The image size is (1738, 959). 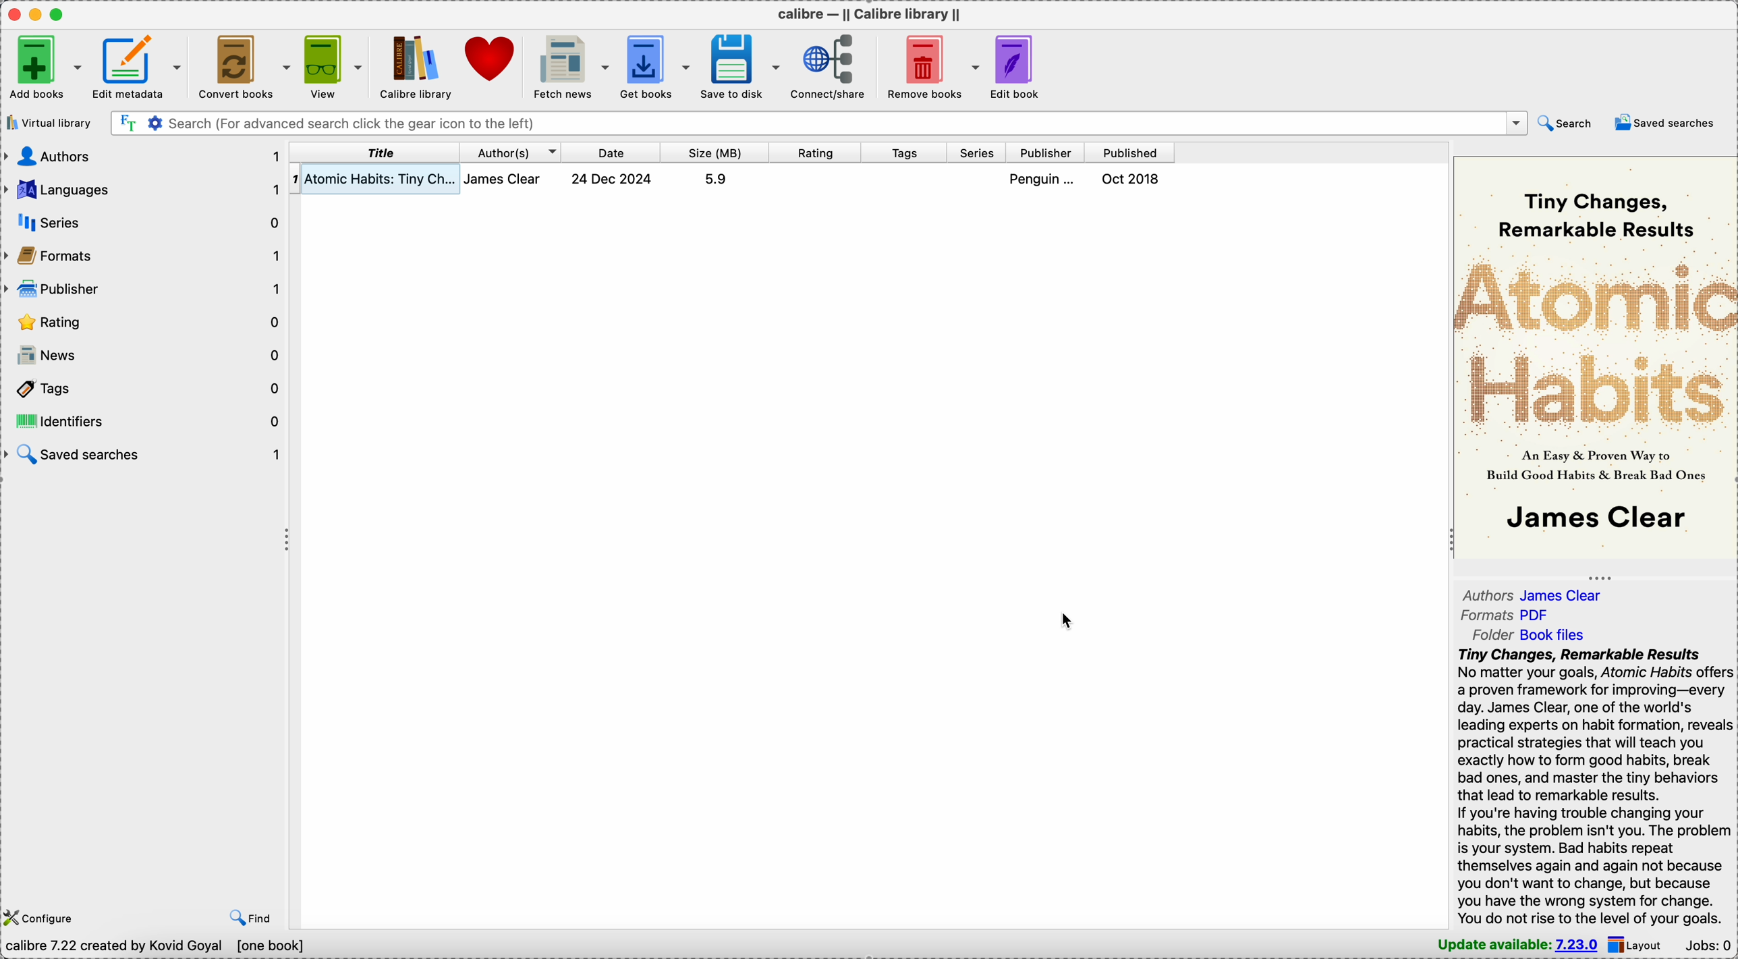 I want to click on minimize, so click(x=38, y=13).